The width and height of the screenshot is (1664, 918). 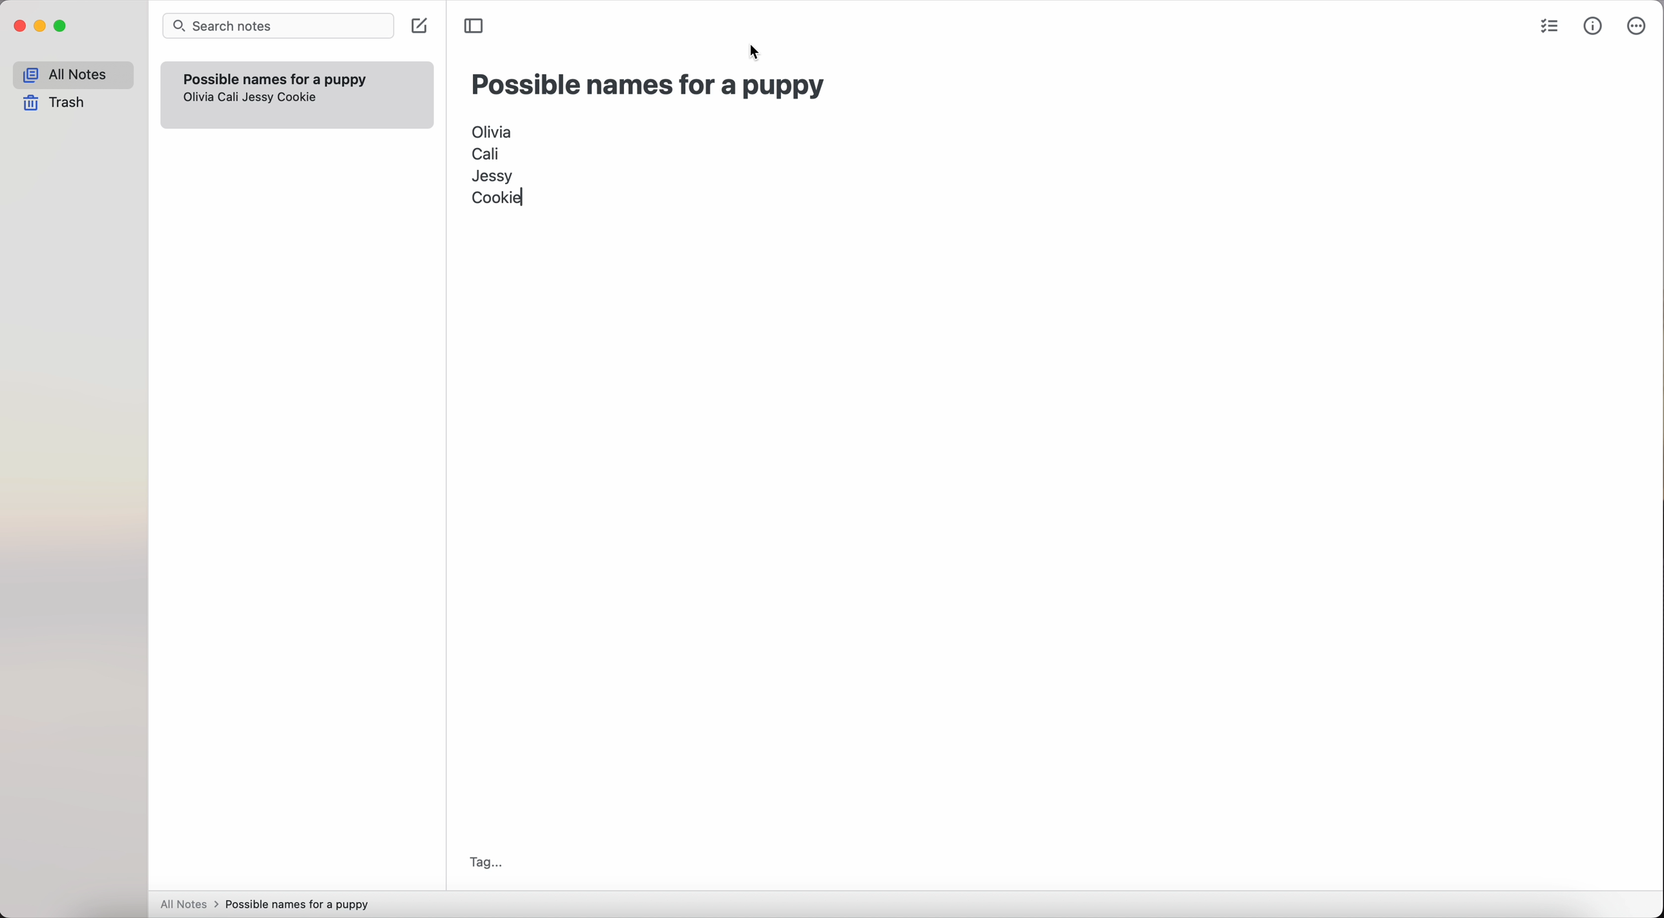 What do you see at coordinates (300, 96) in the screenshot?
I see `Cookie` at bounding box center [300, 96].